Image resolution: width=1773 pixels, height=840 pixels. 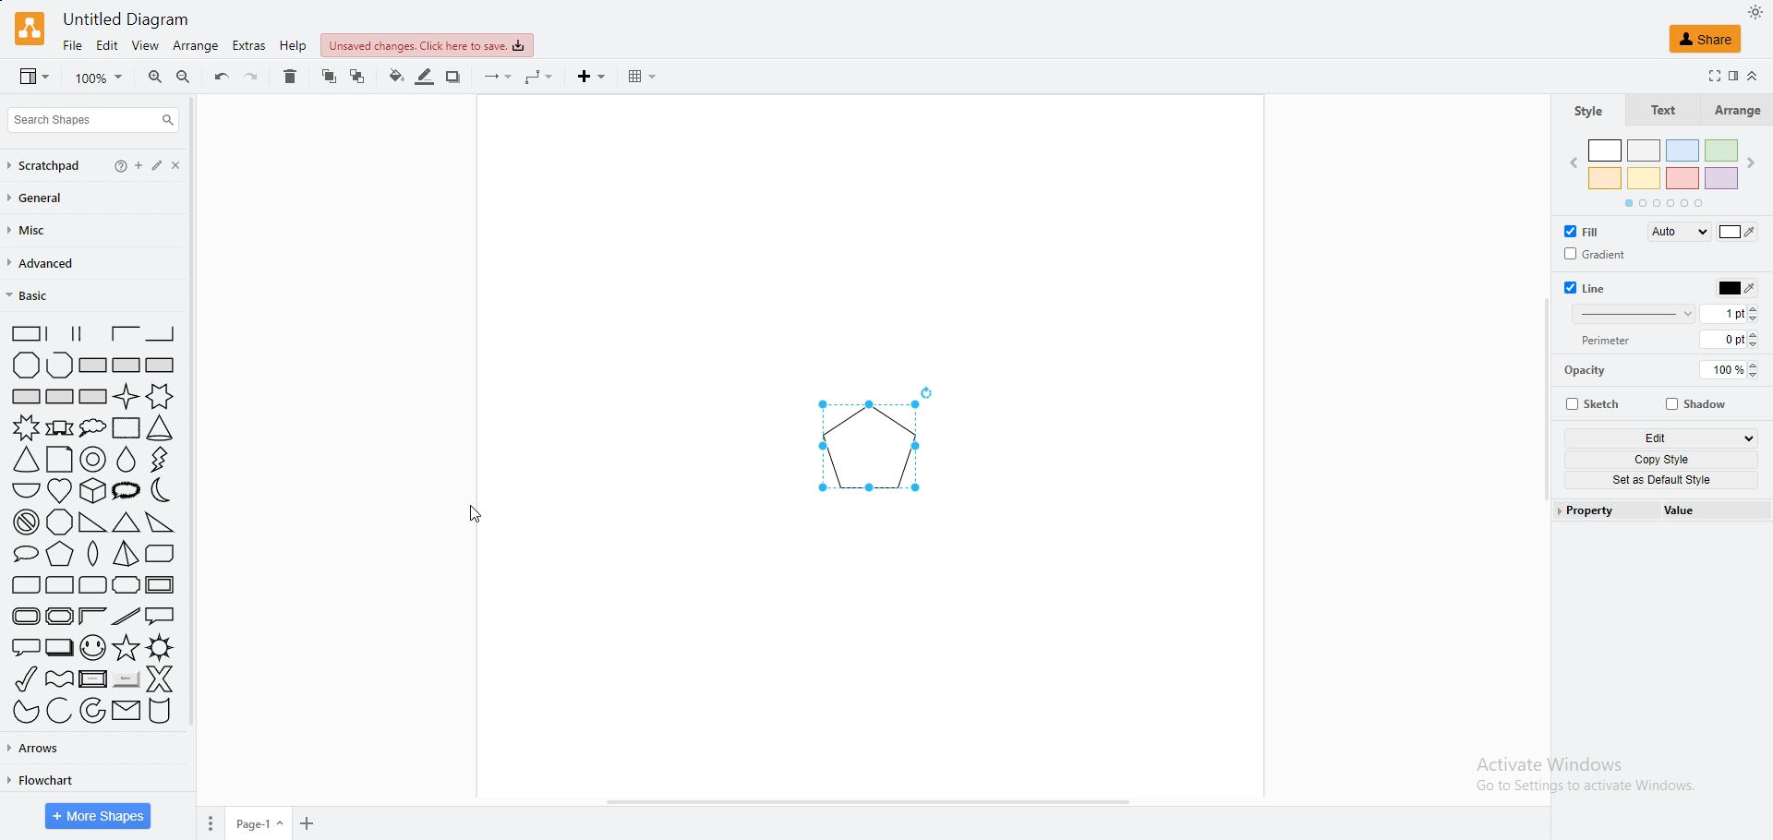 What do you see at coordinates (541, 78) in the screenshot?
I see `waypoint` at bounding box center [541, 78].